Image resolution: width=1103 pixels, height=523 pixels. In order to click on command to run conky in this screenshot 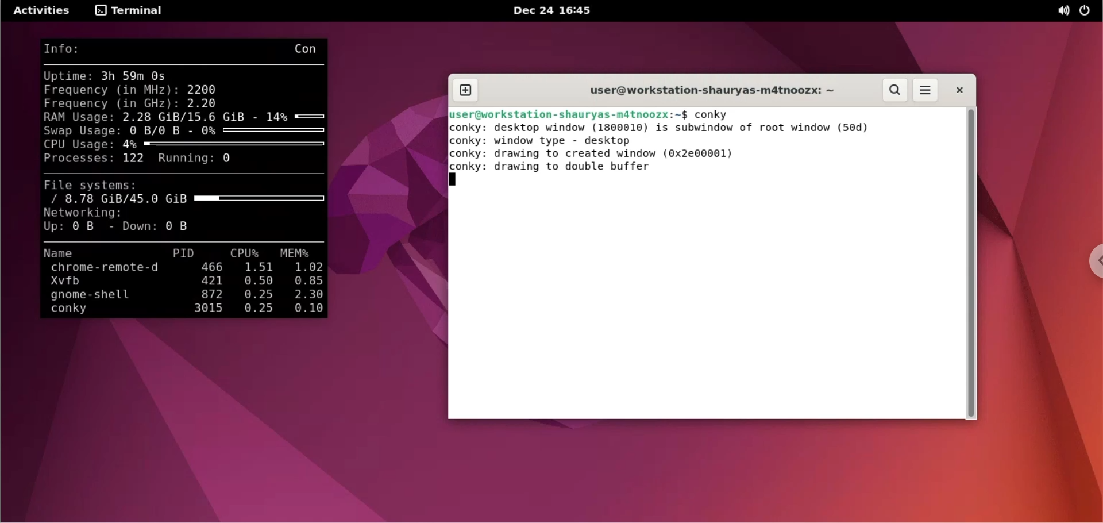, I will do `click(715, 113)`.